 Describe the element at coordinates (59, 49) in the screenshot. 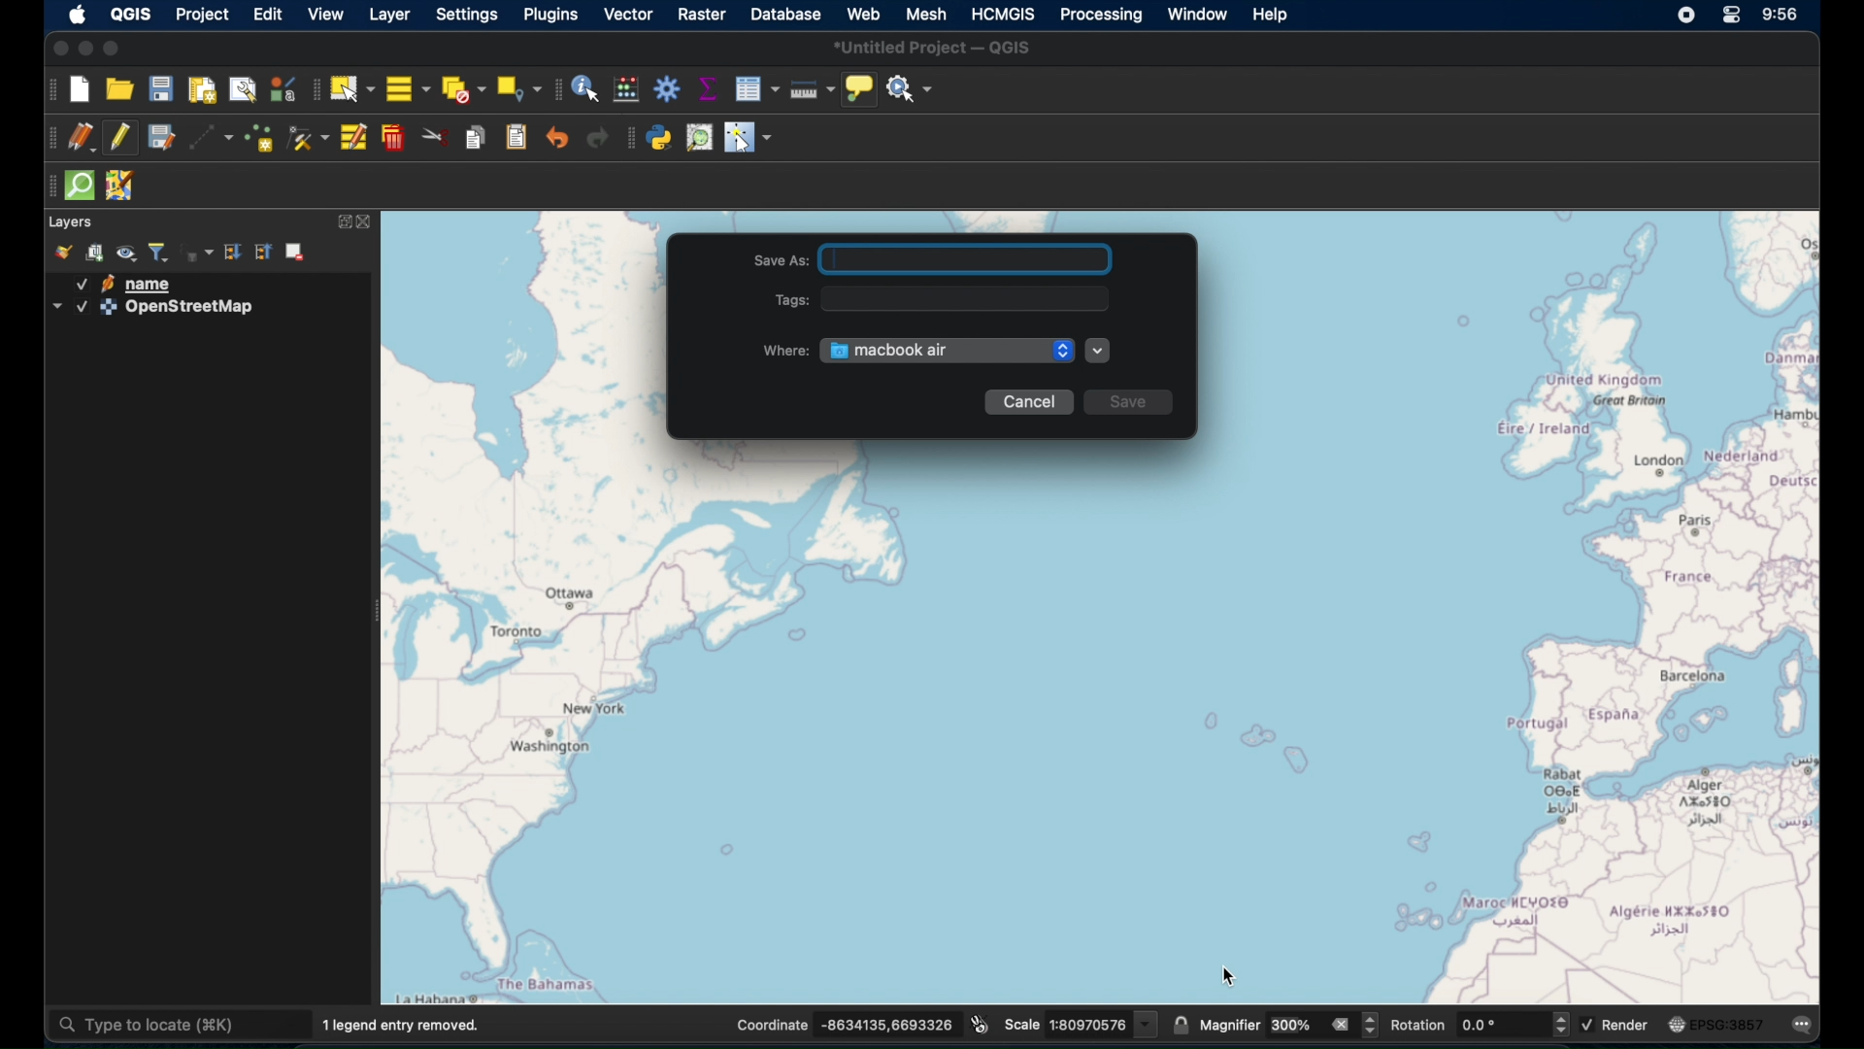

I see `close` at that location.